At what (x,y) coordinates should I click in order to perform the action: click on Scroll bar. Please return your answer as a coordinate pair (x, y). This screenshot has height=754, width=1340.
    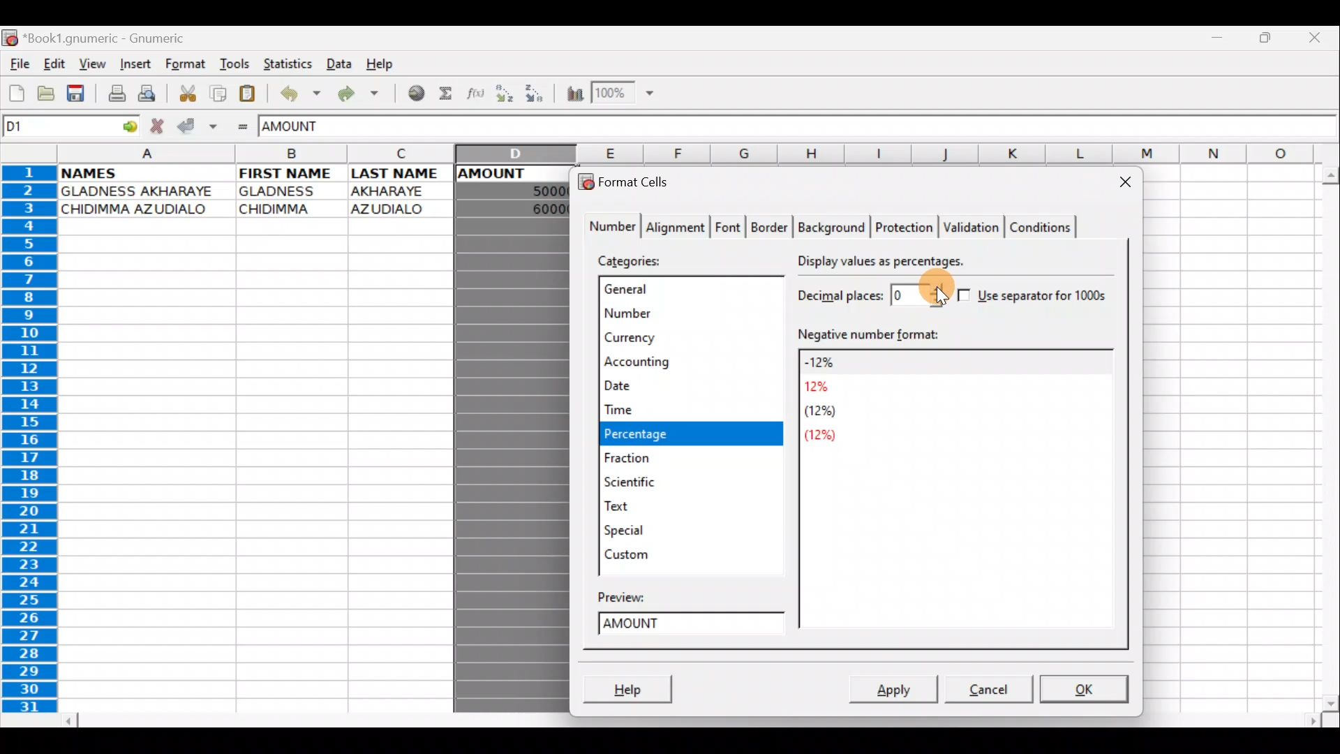
    Looking at the image, I should click on (686, 718).